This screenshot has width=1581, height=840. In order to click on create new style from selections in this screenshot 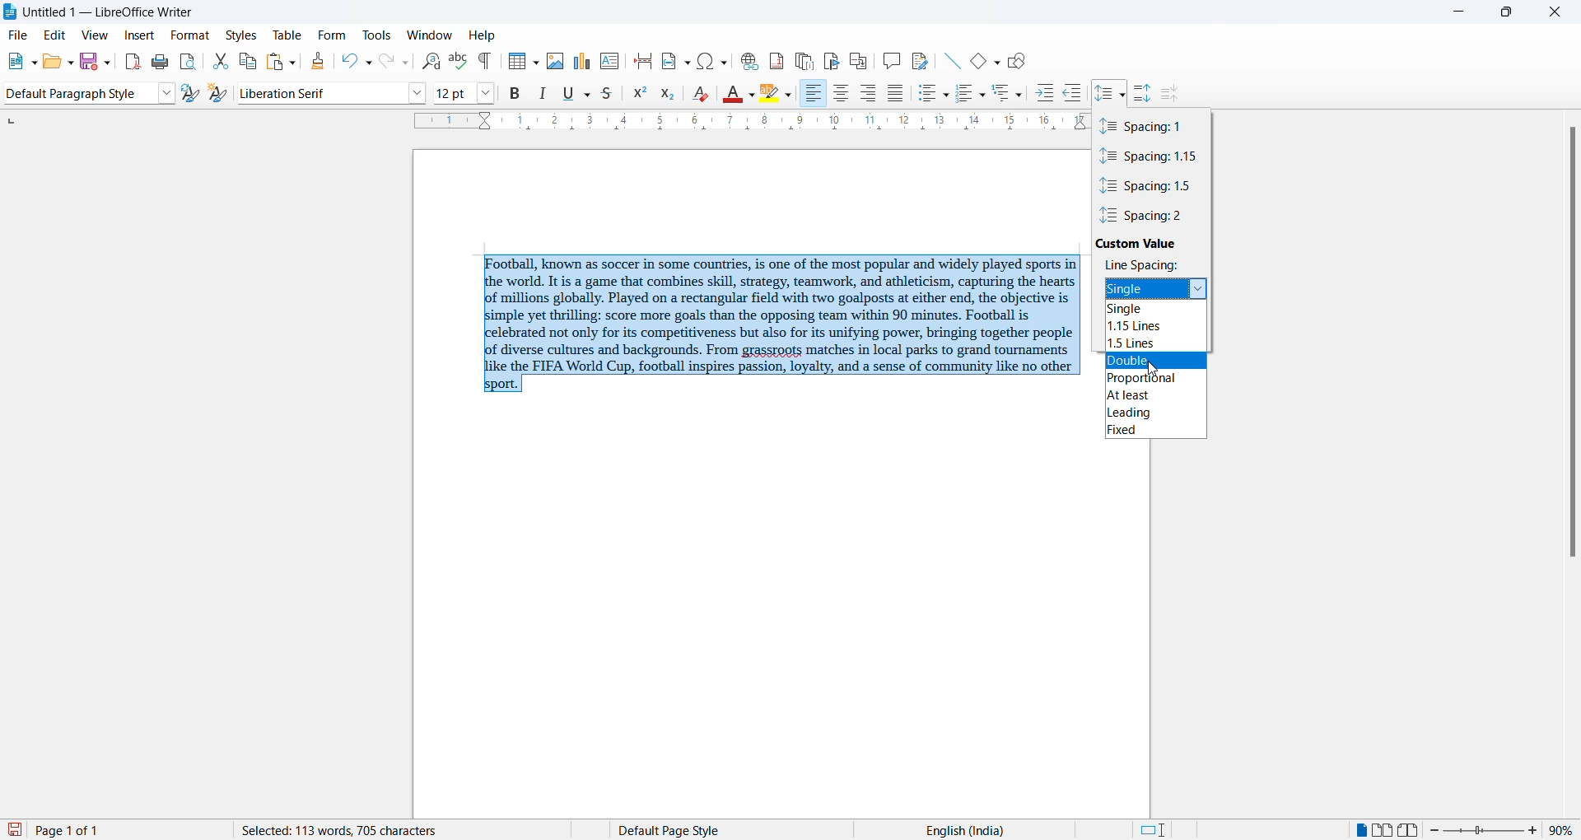, I will do `click(218, 93)`.